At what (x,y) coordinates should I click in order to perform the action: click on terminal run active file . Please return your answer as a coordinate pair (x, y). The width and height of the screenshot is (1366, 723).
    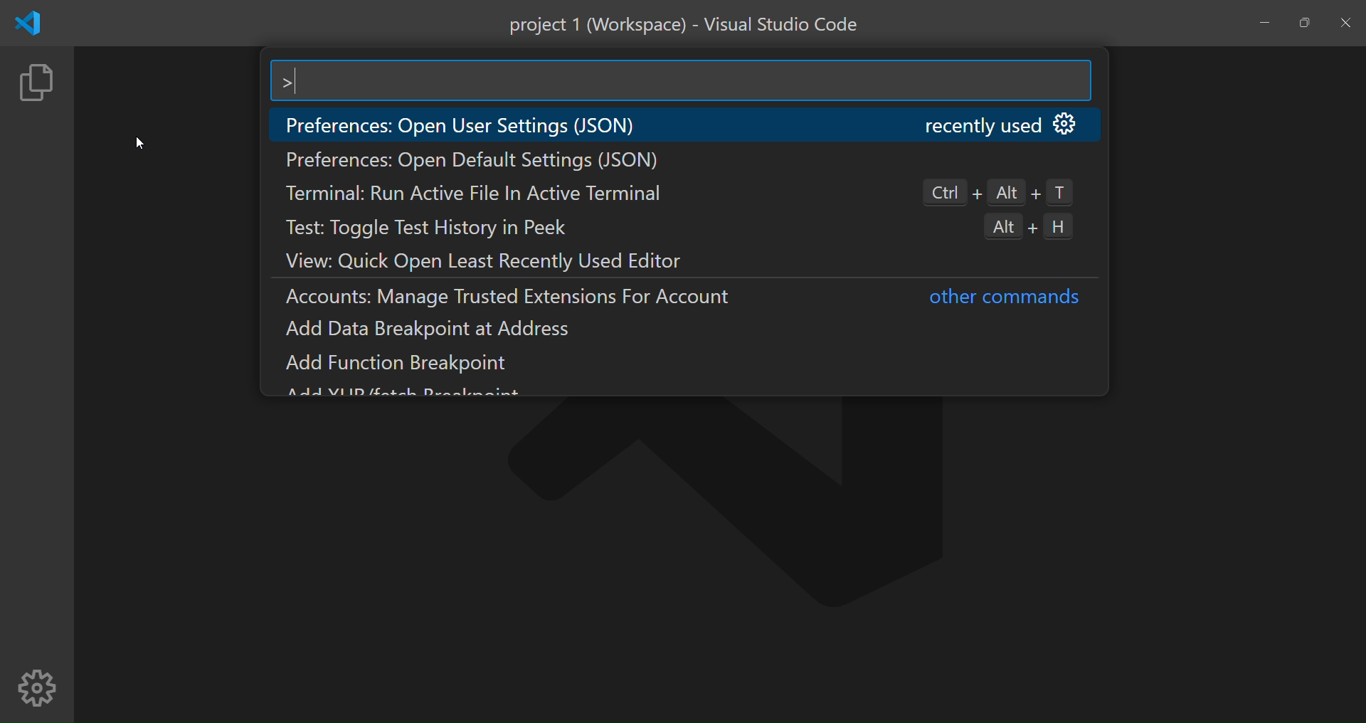
    Looking at the image, I should click on (480, 193).